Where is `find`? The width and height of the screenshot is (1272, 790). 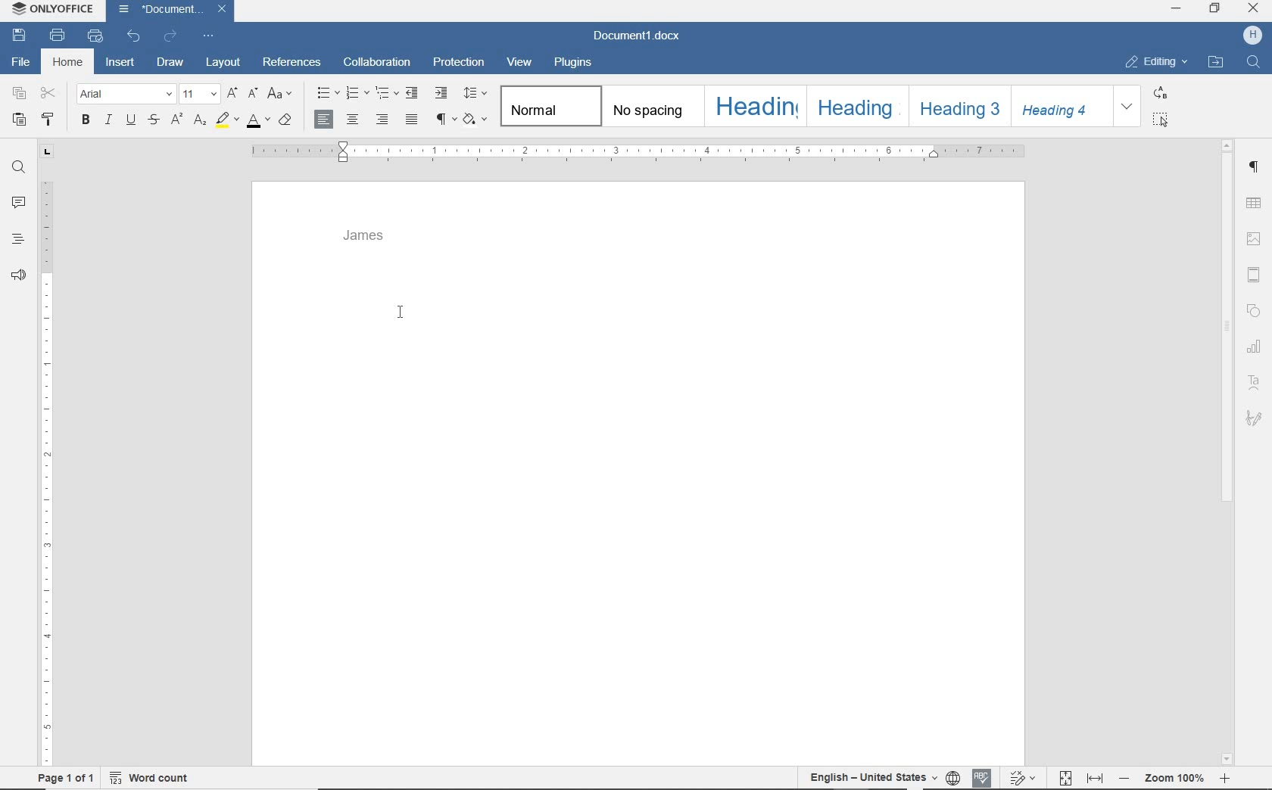 find is located at coordinates (17, 167).